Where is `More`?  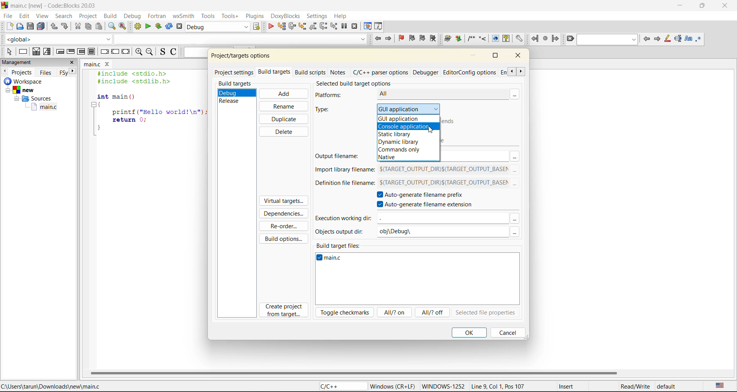
More is located at coordinates (514, 219).